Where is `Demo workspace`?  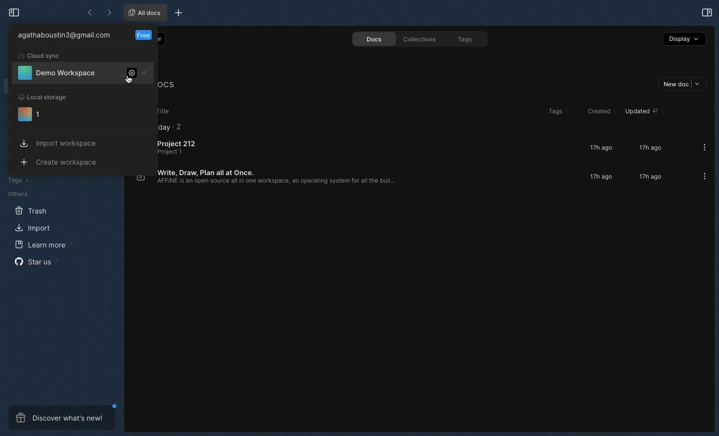
Demo workspace is located at coordinates (56, 73).